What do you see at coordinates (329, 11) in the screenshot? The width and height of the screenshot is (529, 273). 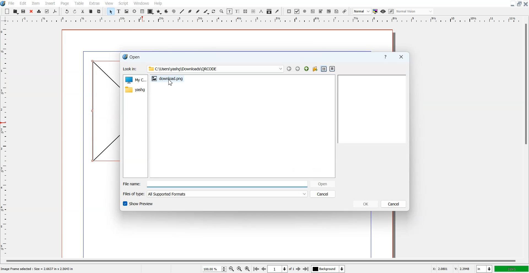 I see `PDF List Box` at bounding box center [329, 11].